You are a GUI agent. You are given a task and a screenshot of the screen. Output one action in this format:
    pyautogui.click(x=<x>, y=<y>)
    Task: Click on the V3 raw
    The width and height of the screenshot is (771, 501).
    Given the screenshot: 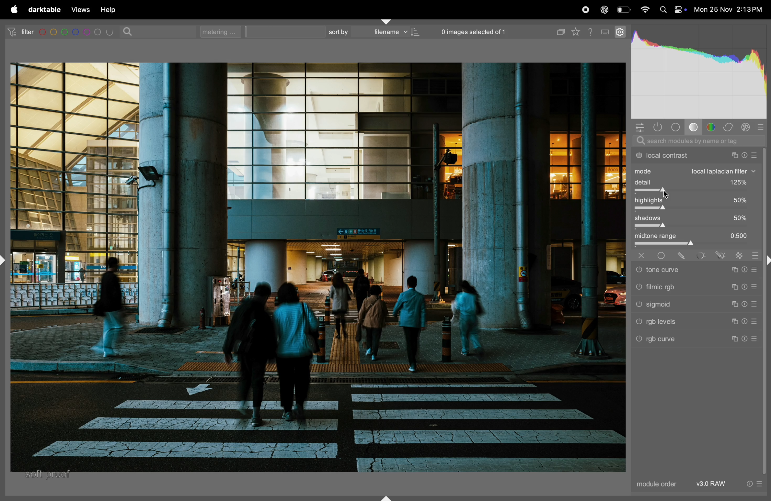 What is the action you would take?
    pyautogui.click(x=712, y=484)
    